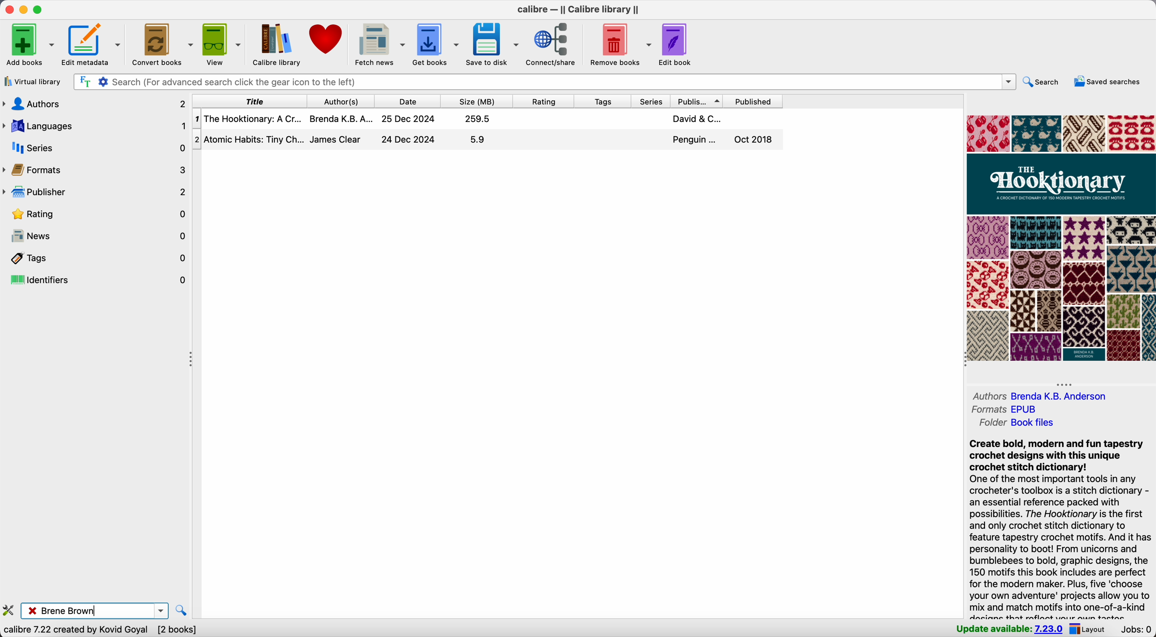  What do you see at coordinates (33, 82) in the screenshot?
I see `virtual library` at bounding box center [33, 82].